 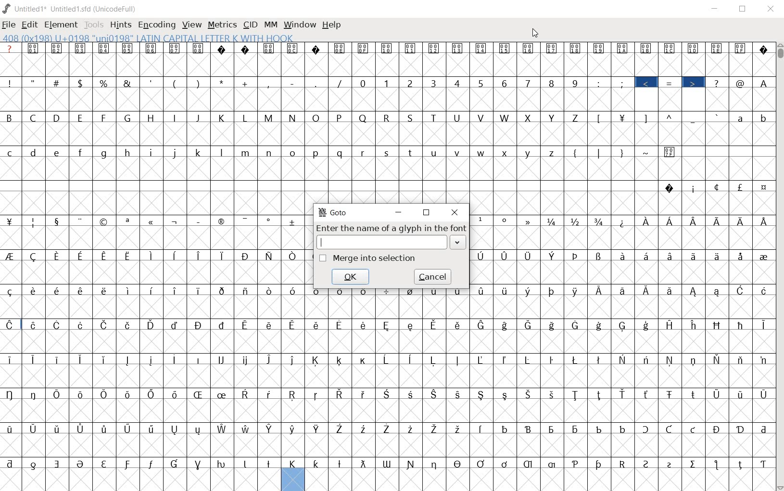 I want to click on restore down, so click(x=744, y=10).